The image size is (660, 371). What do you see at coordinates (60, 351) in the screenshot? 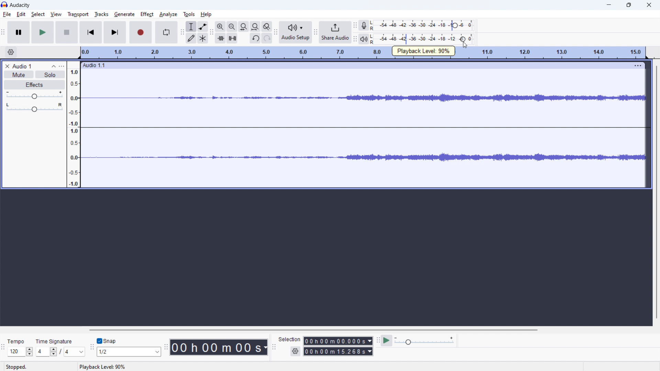
I see `time signature` at bounding box center [60, 351].